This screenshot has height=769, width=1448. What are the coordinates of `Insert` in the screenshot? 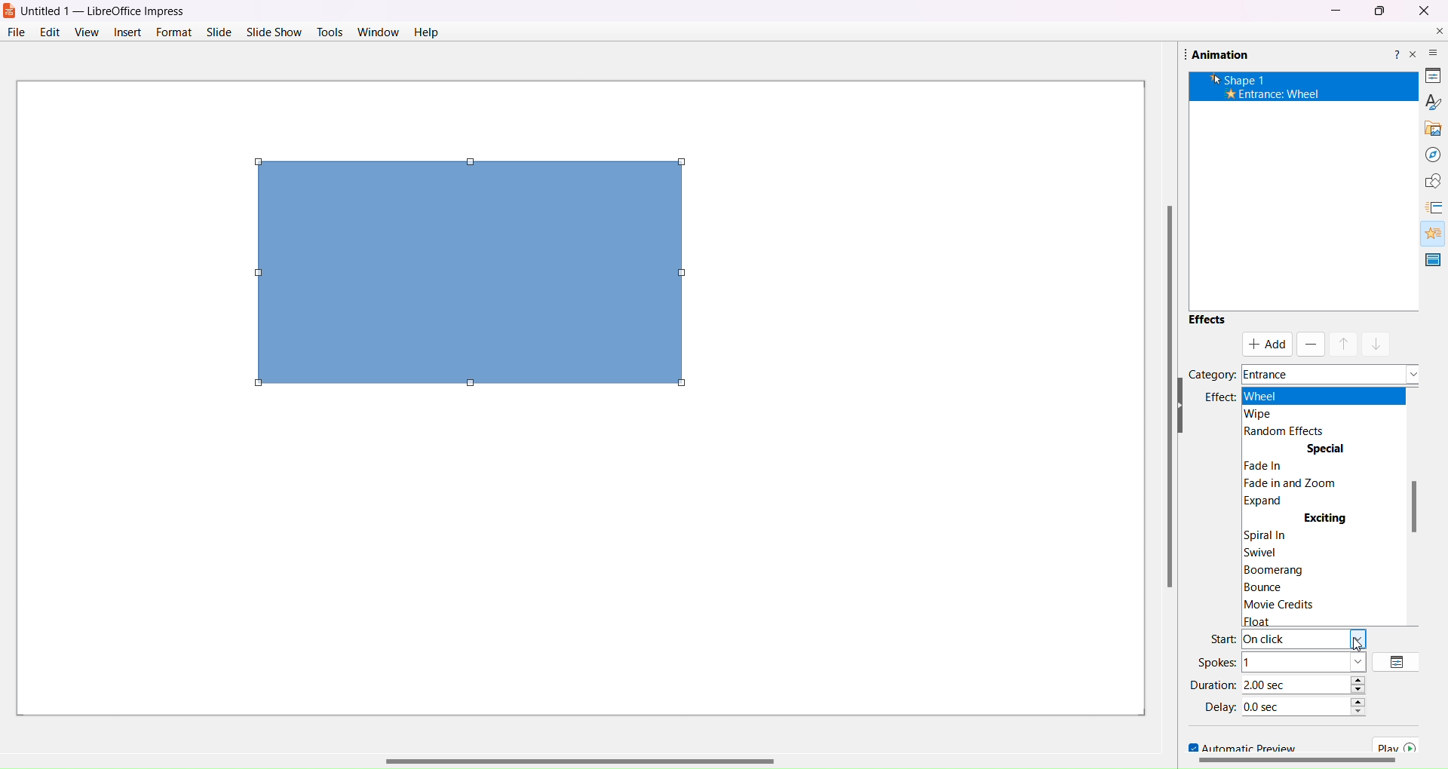 It's located at (126, 32).